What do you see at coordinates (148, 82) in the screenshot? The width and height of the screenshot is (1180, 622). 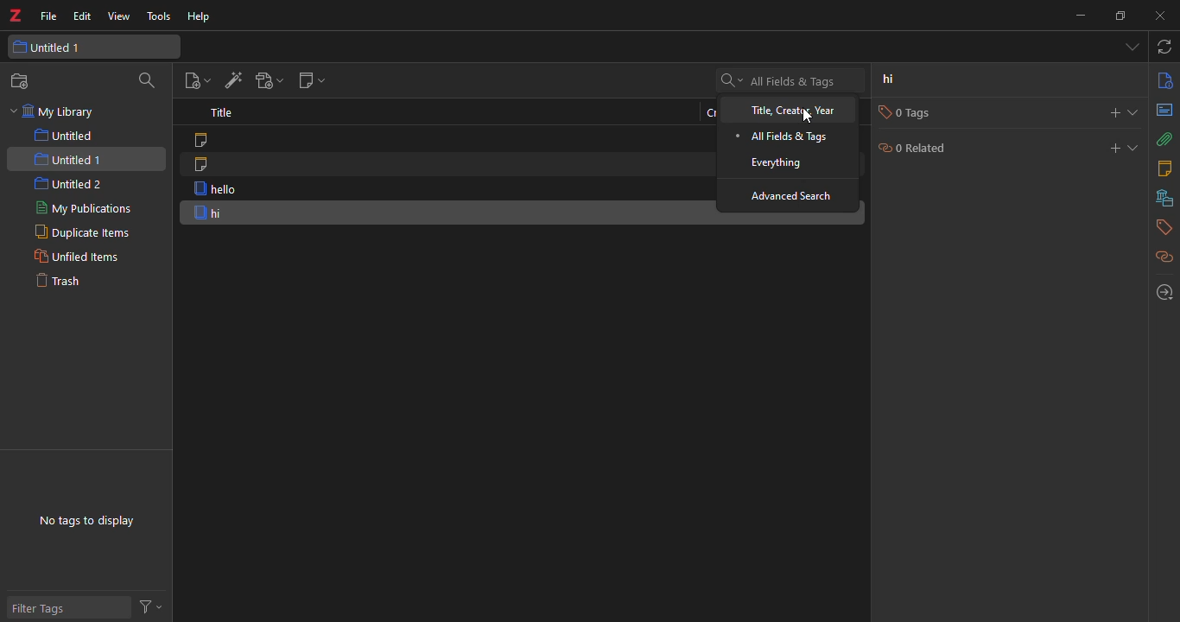 I see `search` at bounding box center [148, 82].